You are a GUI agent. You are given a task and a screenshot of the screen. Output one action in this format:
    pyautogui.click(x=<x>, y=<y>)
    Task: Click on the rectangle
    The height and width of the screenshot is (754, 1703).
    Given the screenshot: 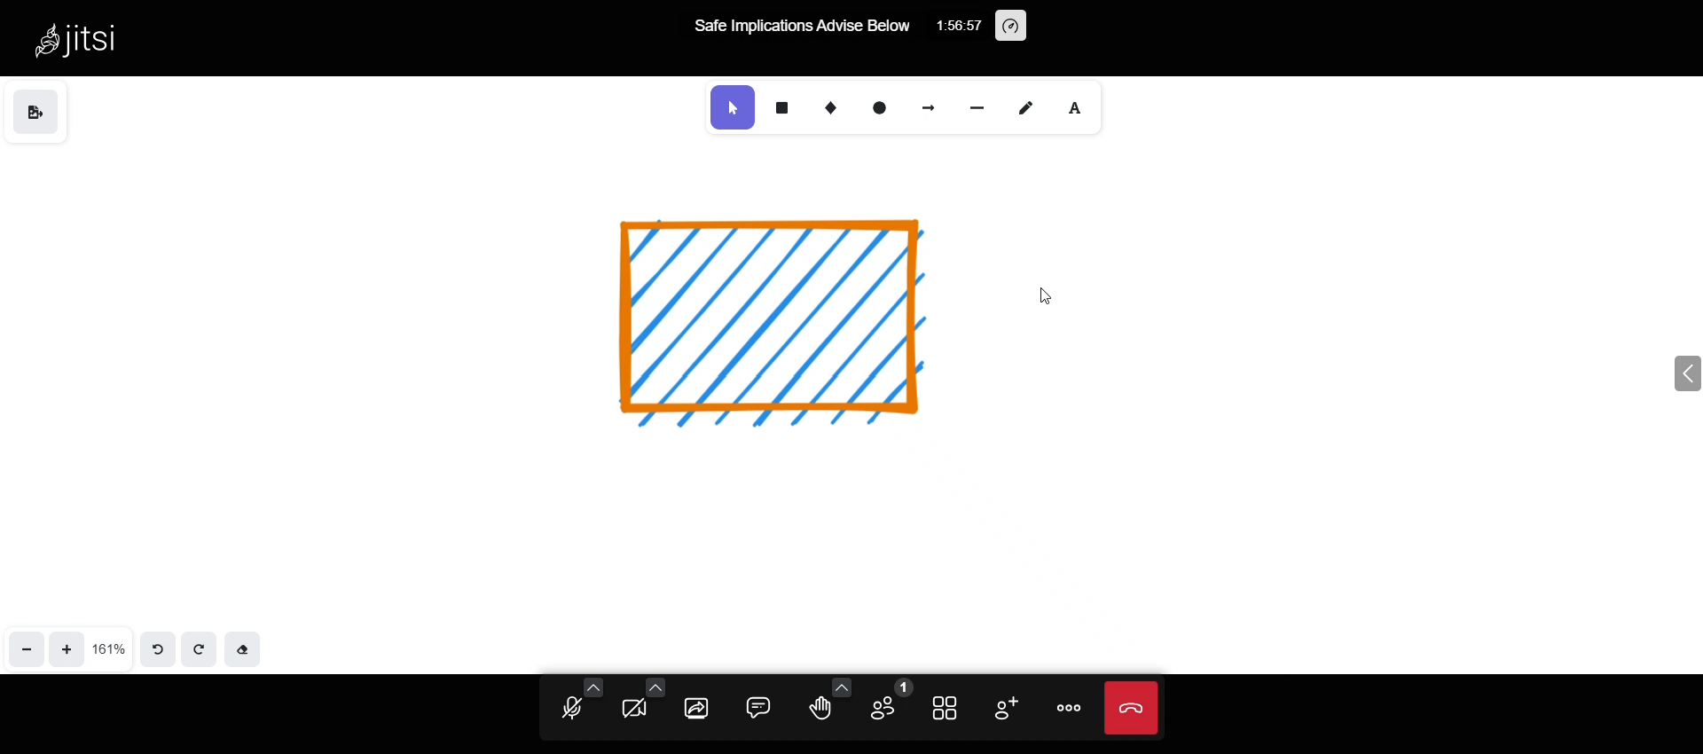 What is the action you would take?
    pyautogui.click(x=781, y=106)
    